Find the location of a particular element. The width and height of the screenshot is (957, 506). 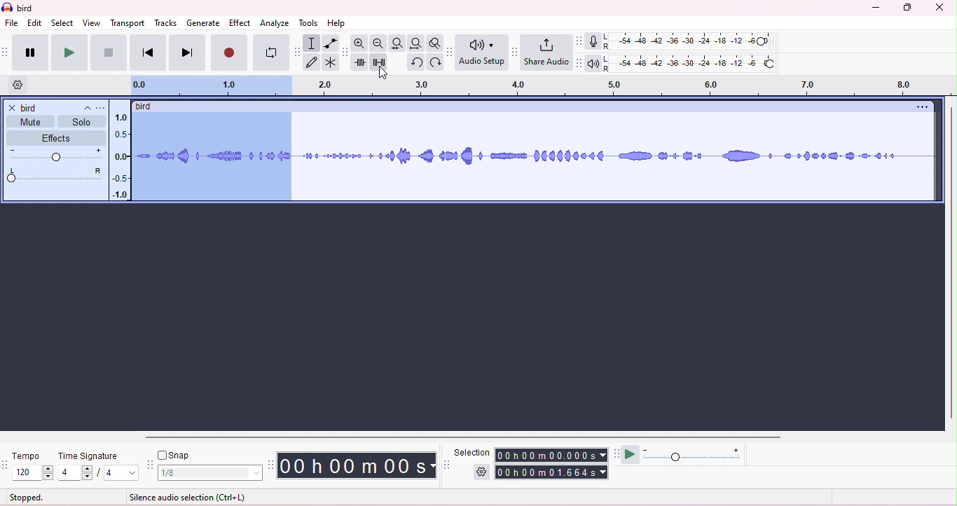

share audio is located at coordinates (549, 53).